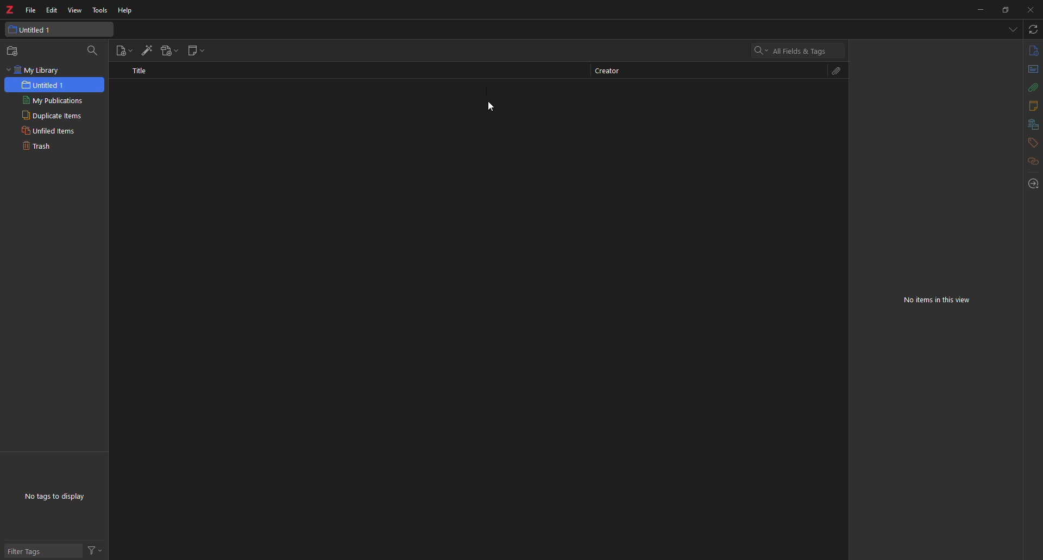  Describe the element at coordinates (1032, 161) in the screenshot. I see `related` at that location.